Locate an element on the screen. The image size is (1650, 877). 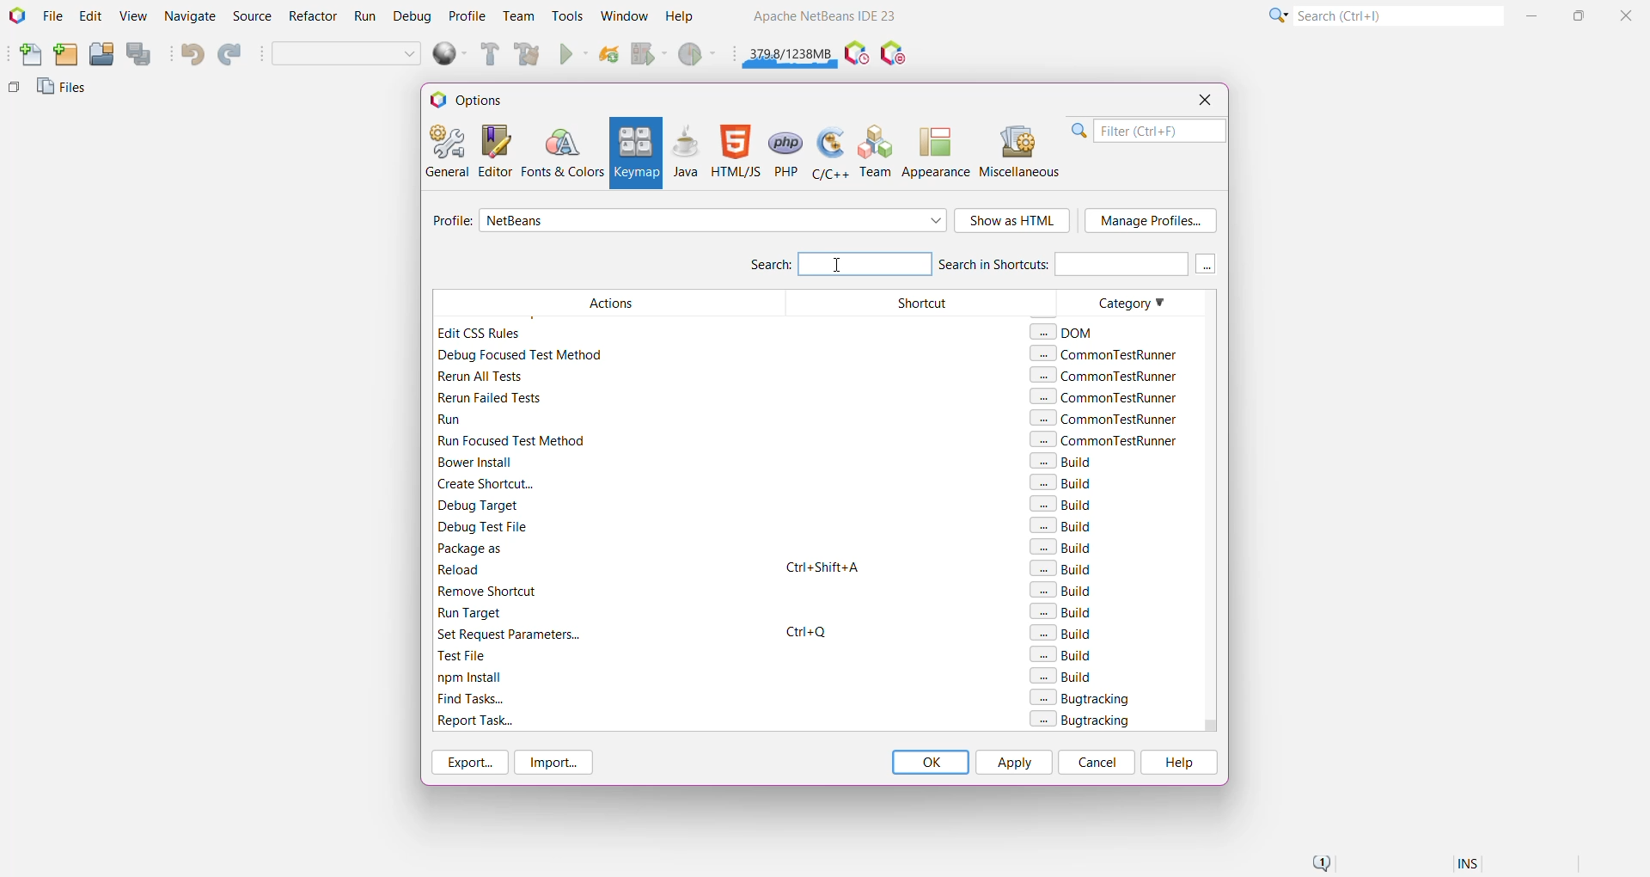
Close is located at coordinates (1629, 15).